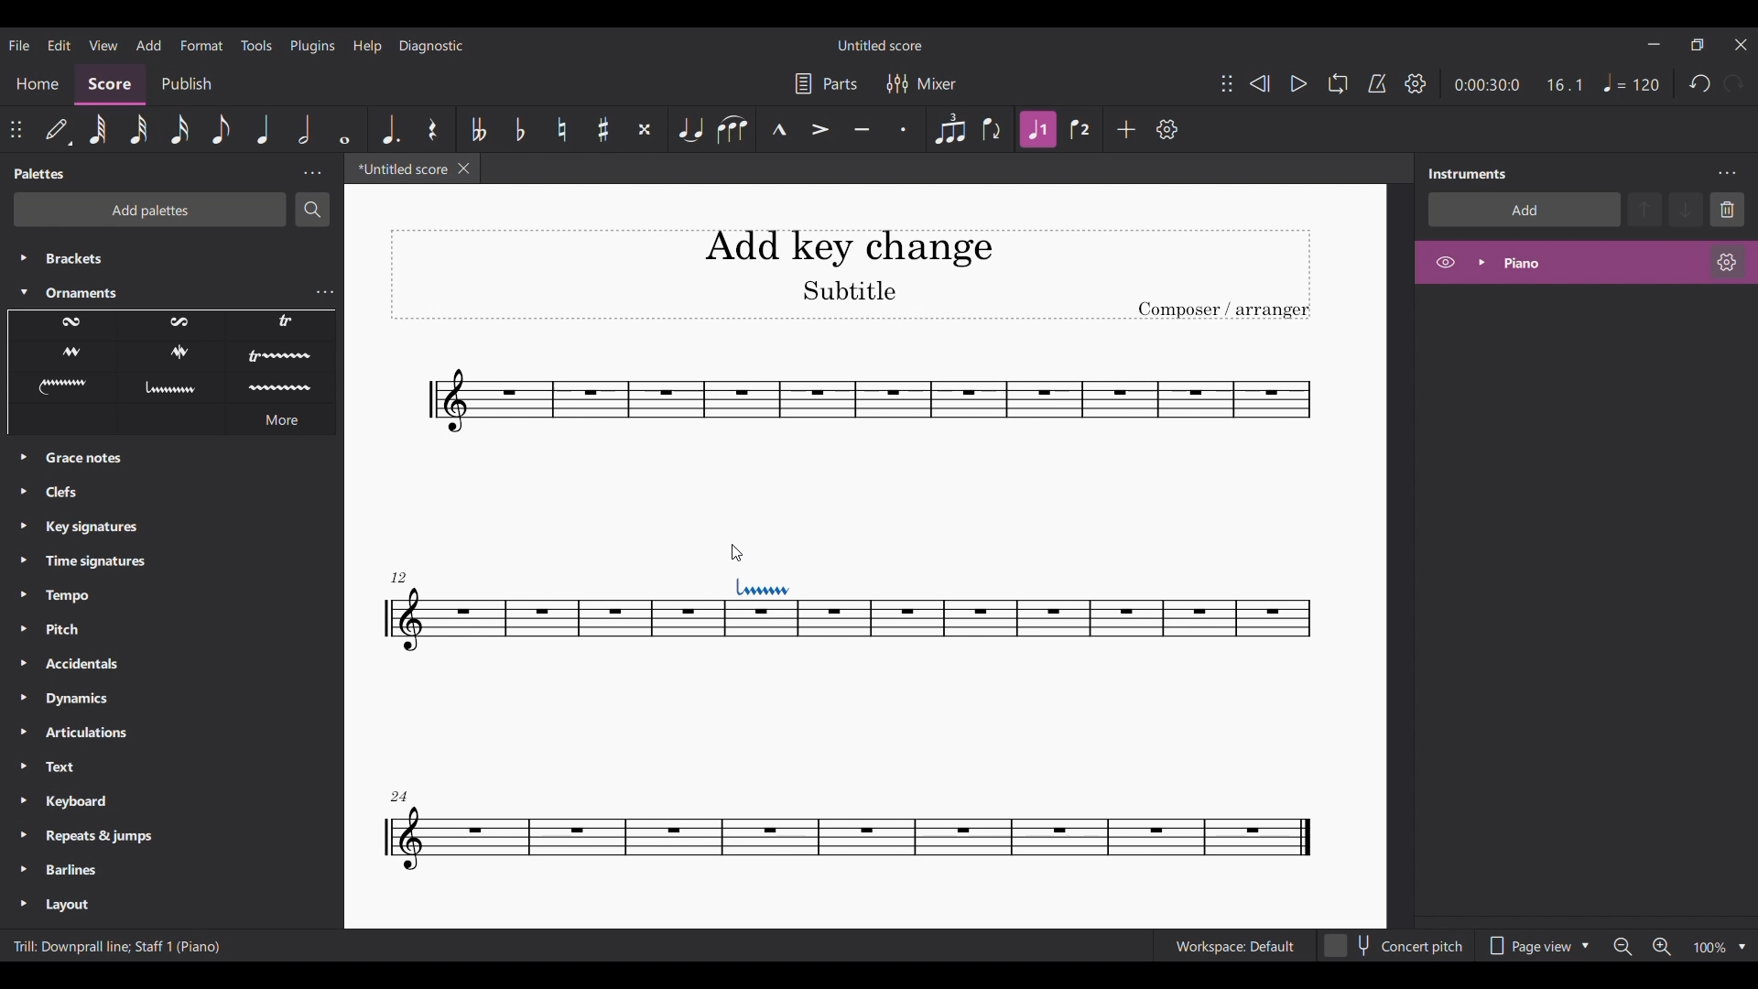  What do you see at coordinates (1662, 947) in the screenshot?
I see `Zoom in` at bounding box center [1662, 947].